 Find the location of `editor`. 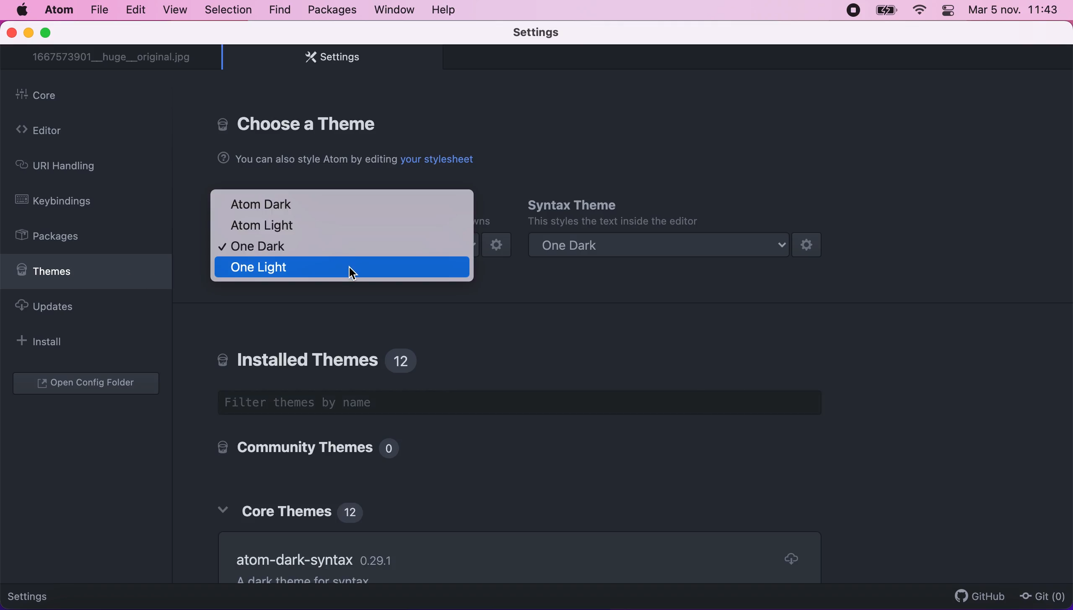

editor is located at coordinates (65, 132).